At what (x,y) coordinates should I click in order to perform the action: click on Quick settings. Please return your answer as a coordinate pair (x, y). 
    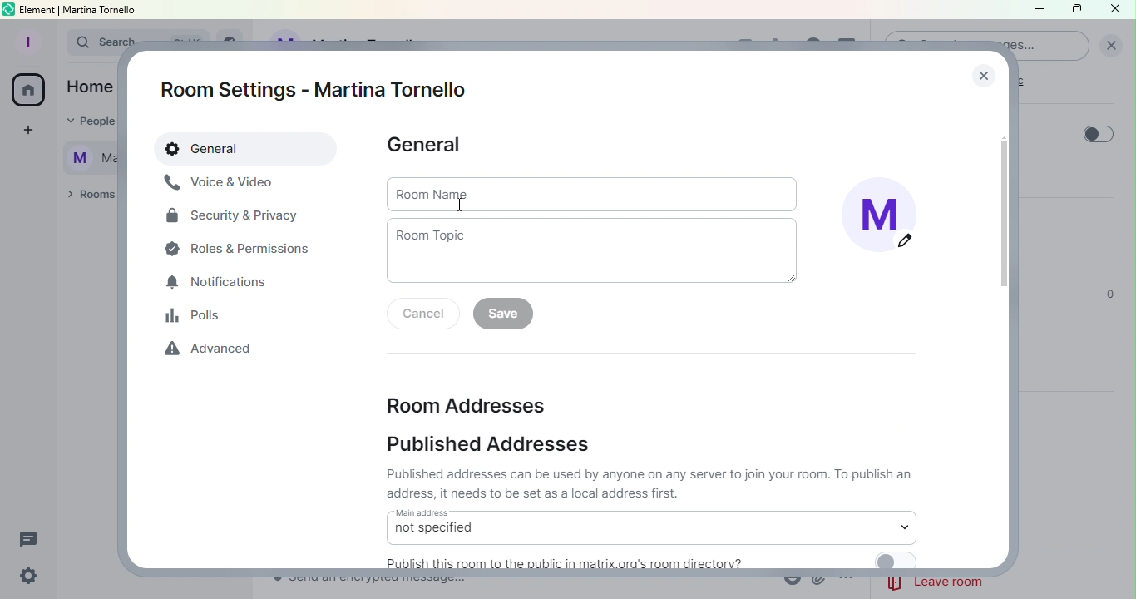
    Looking at the image, I should click on (26, 577).